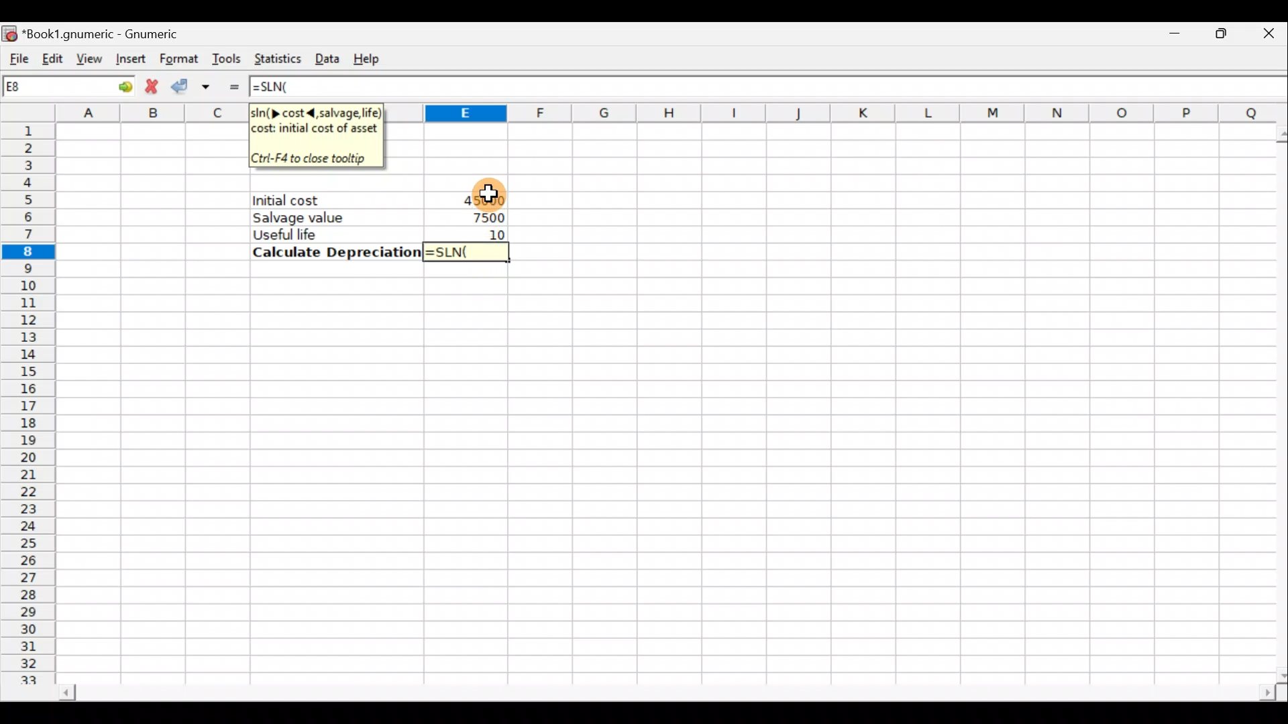 The width and height of the screenshot is (1288, 724). What do you see at coordinates (653, 689) in the screenshot?
I see `Scroll bar` at bounding box center [653, 689].